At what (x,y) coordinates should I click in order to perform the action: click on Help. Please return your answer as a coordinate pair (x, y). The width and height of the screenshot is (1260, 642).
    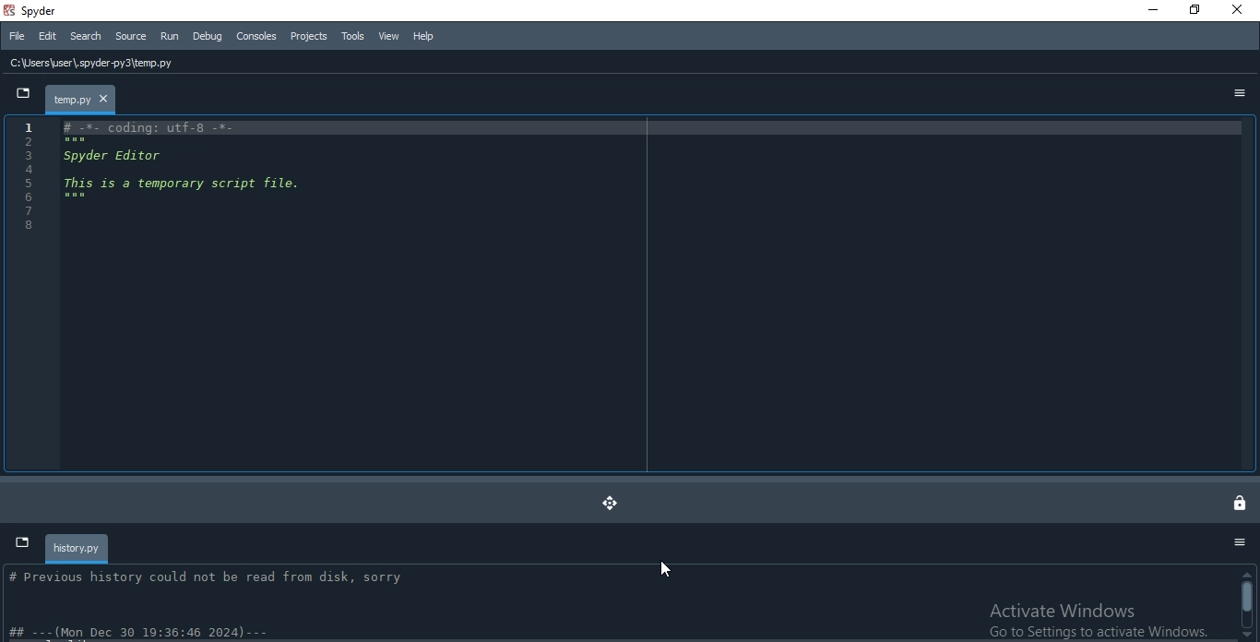
    Looking at the image, I should click on (424, 36).